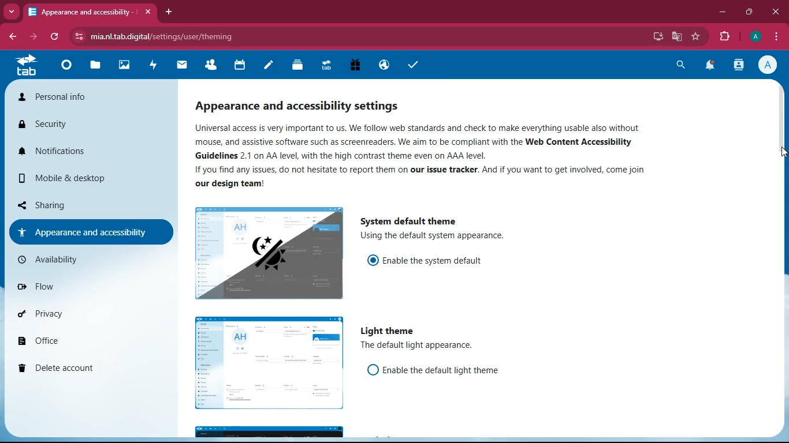 The image size is (789, 443). What do you see at coordinates (300, 103) in the screenshot?
I see `appearance and accessibility  settings` at bounding box center [300, 103].